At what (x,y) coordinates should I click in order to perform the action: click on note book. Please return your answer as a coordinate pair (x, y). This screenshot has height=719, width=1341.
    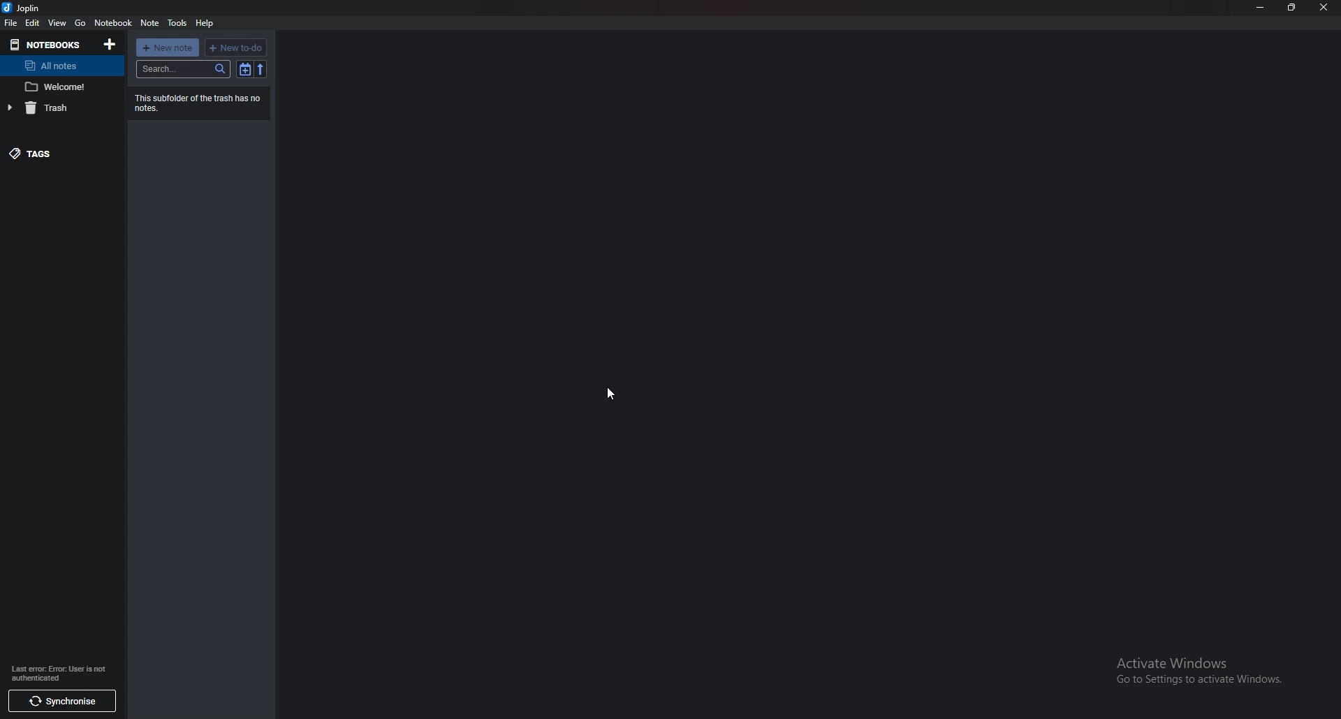
    Looking at the image, I should click on (114, 23).